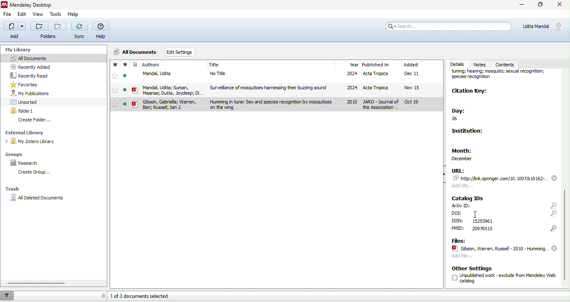 This screenshot has width=570, height=302. What do you see at coordinates (462, 206) in the screenshot?
I see `text` at bounding box center [462, 206].